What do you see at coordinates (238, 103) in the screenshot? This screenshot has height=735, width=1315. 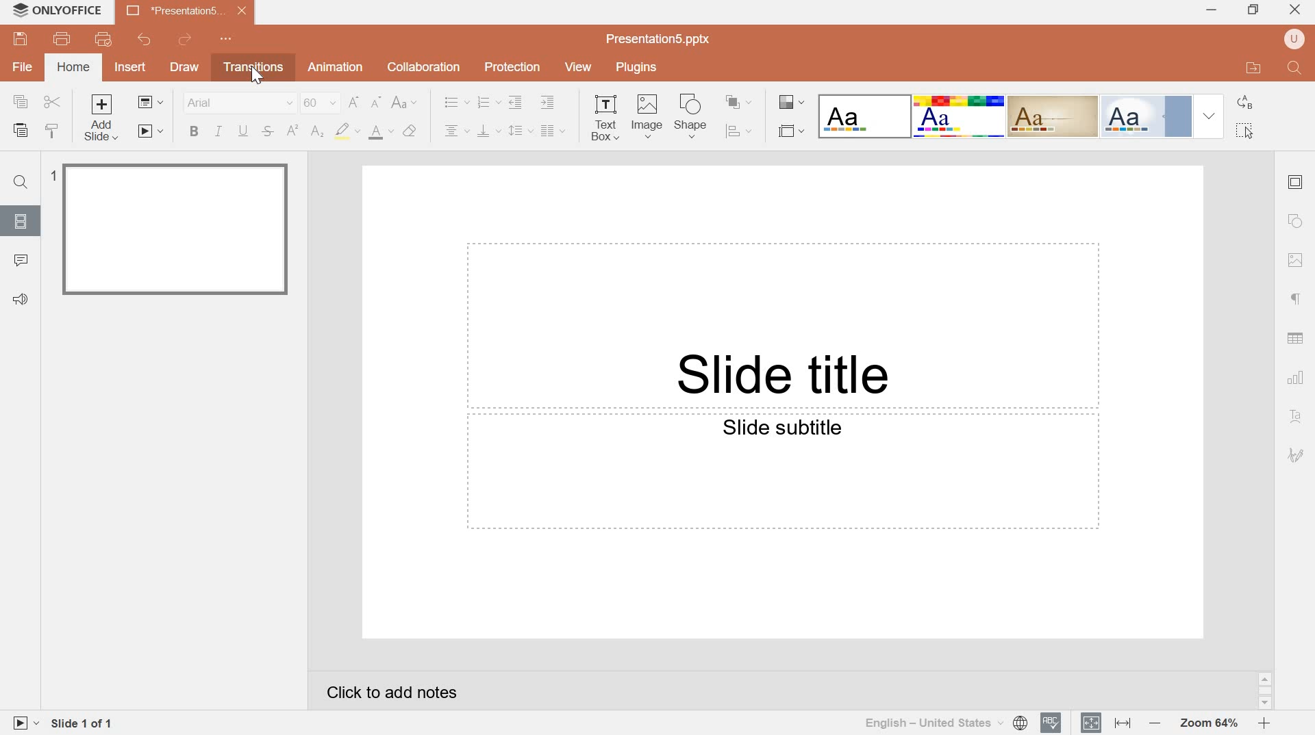 I see `Font` at bounding box center [238, 103].